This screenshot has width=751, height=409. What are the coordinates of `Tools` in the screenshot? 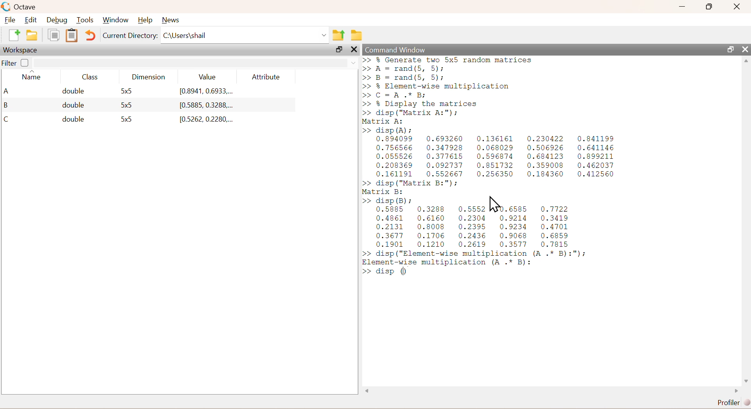 It's located at (86, 20).